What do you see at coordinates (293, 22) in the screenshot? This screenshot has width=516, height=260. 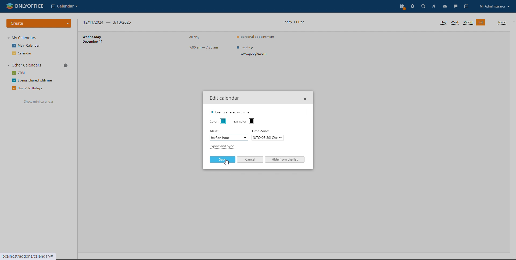 I see `current date` at bounding box center [293, 22].